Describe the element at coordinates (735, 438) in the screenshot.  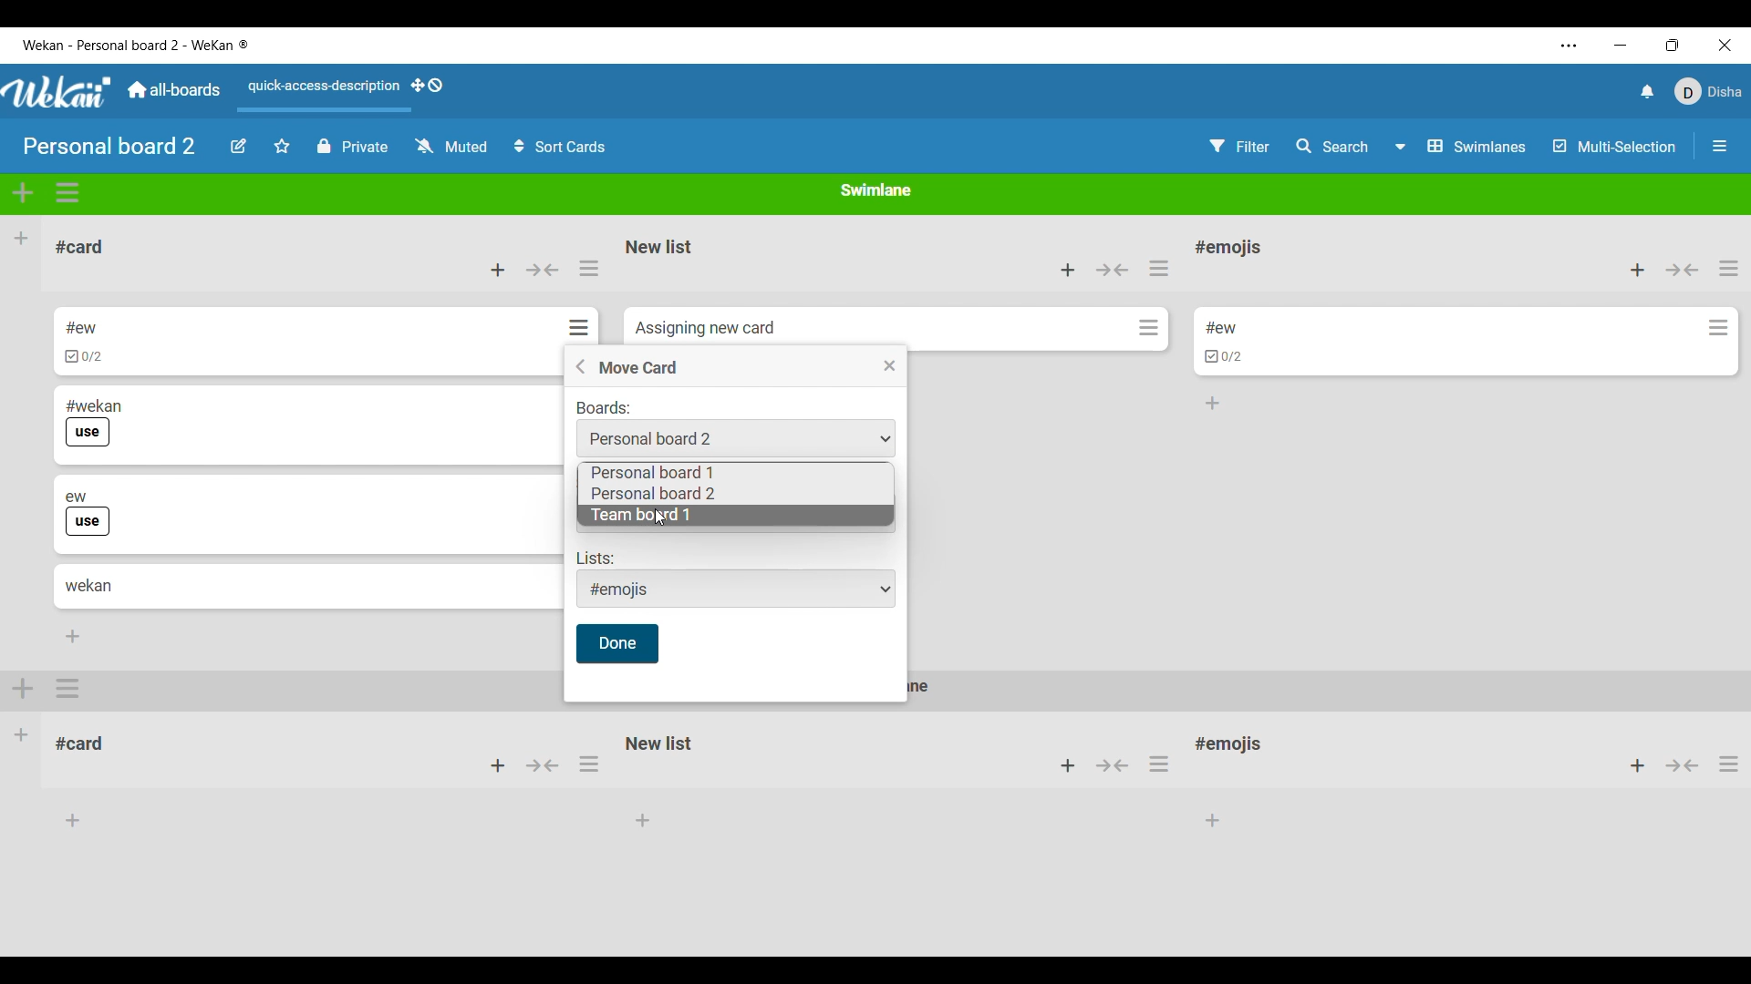
I see `Board options` at that location.